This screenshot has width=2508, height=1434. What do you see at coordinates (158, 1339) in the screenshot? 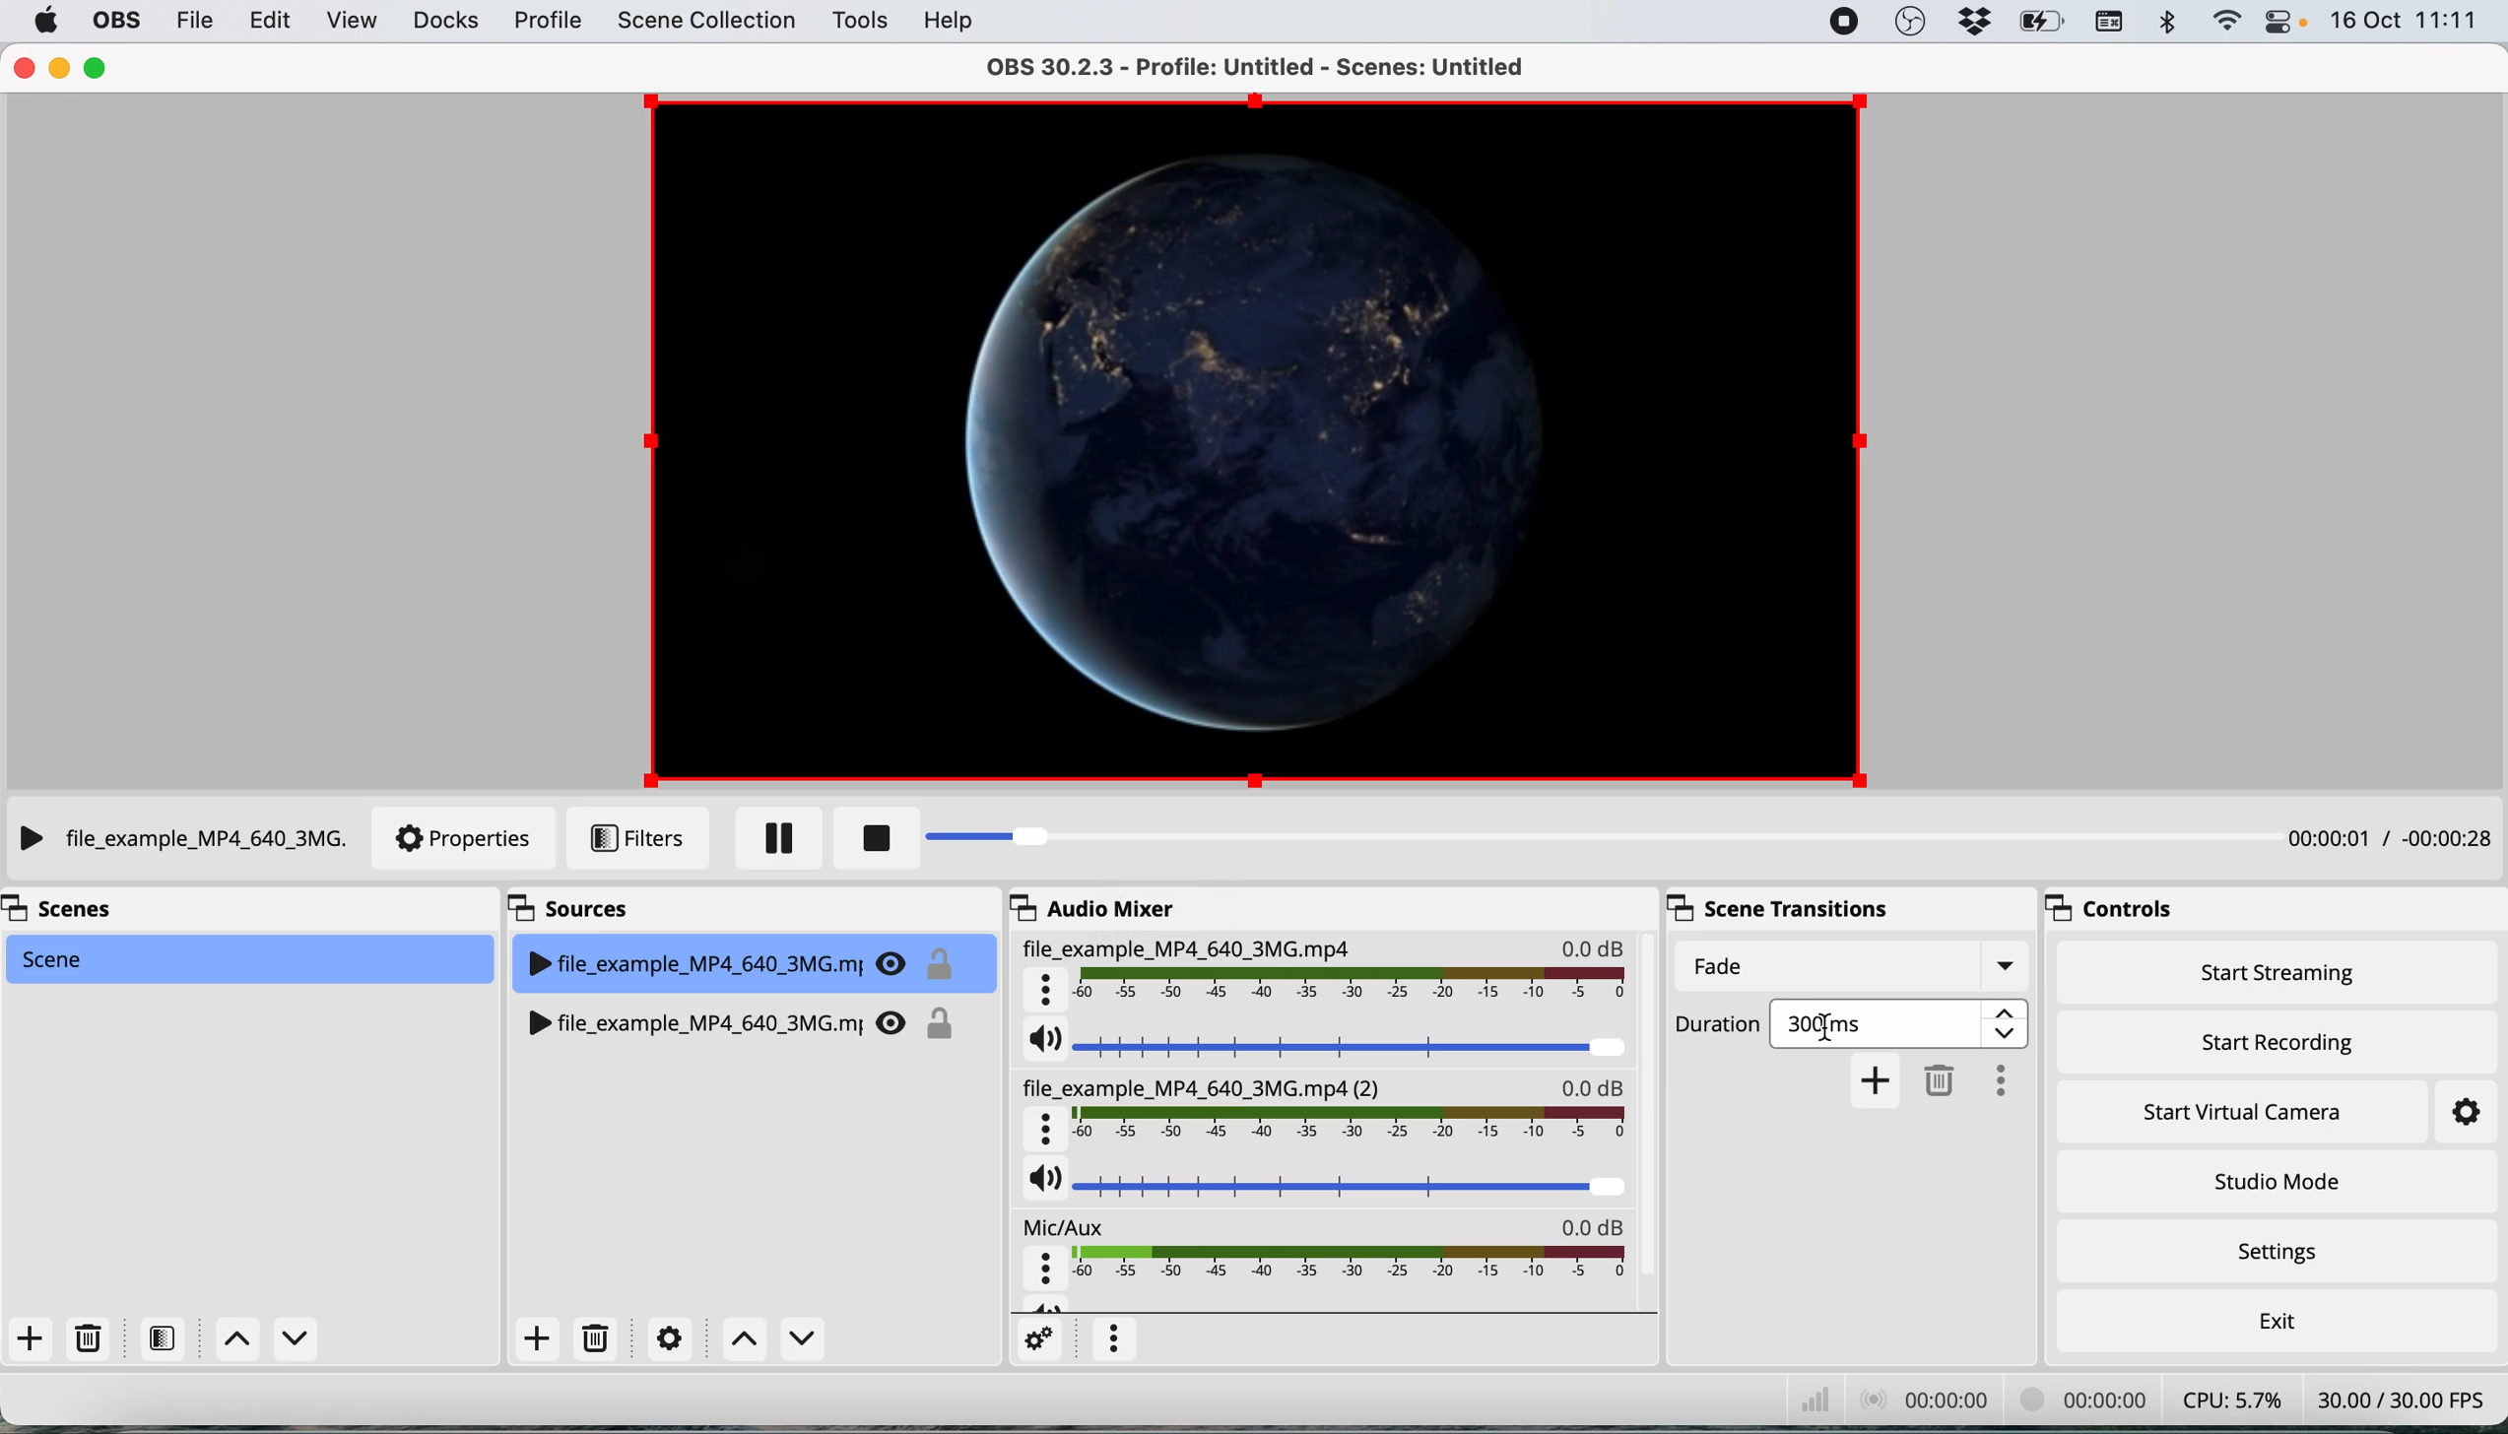
I see `filters` at bounding box center [158, 1339].